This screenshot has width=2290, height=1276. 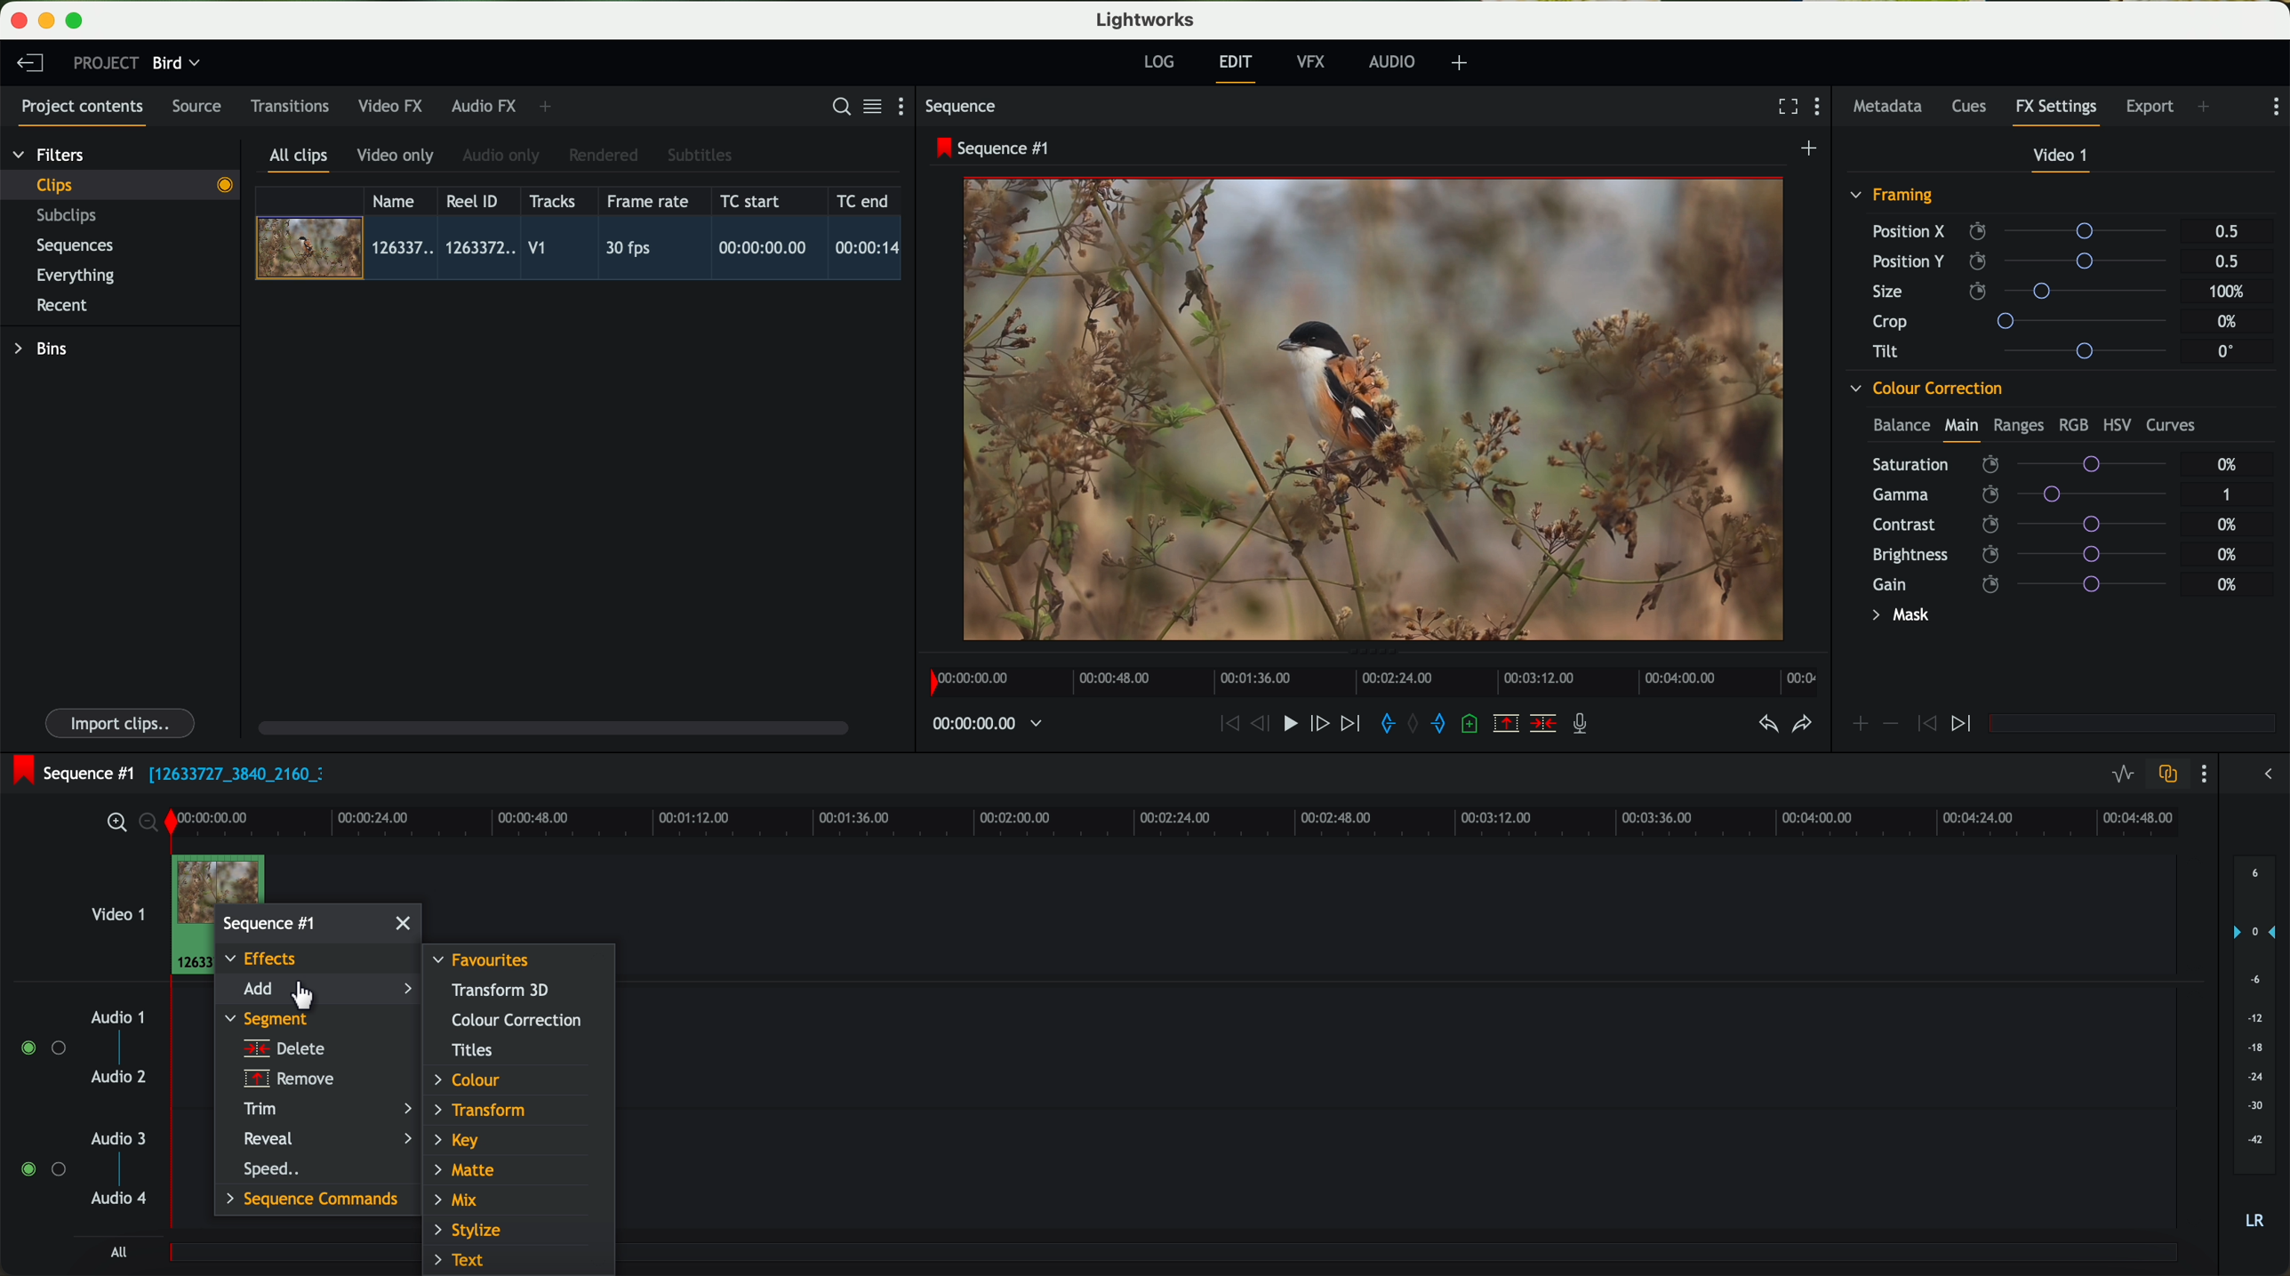 I want to click on nudge one frame foward, so click(x=1322, y=725).